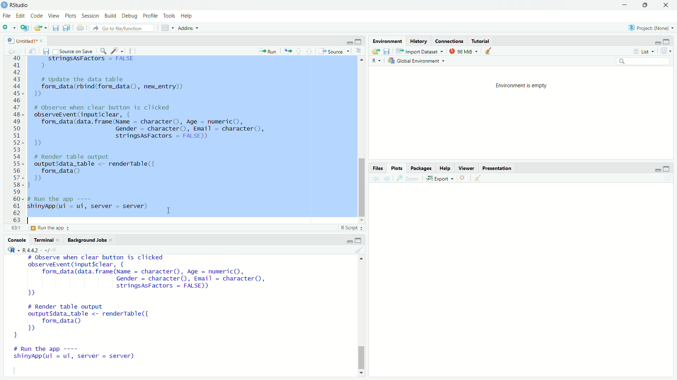 This screenshot has width=677, height=380. Describe the element at coordinates (93, 203) in the screenshot. I see `code to run the app` at that location.